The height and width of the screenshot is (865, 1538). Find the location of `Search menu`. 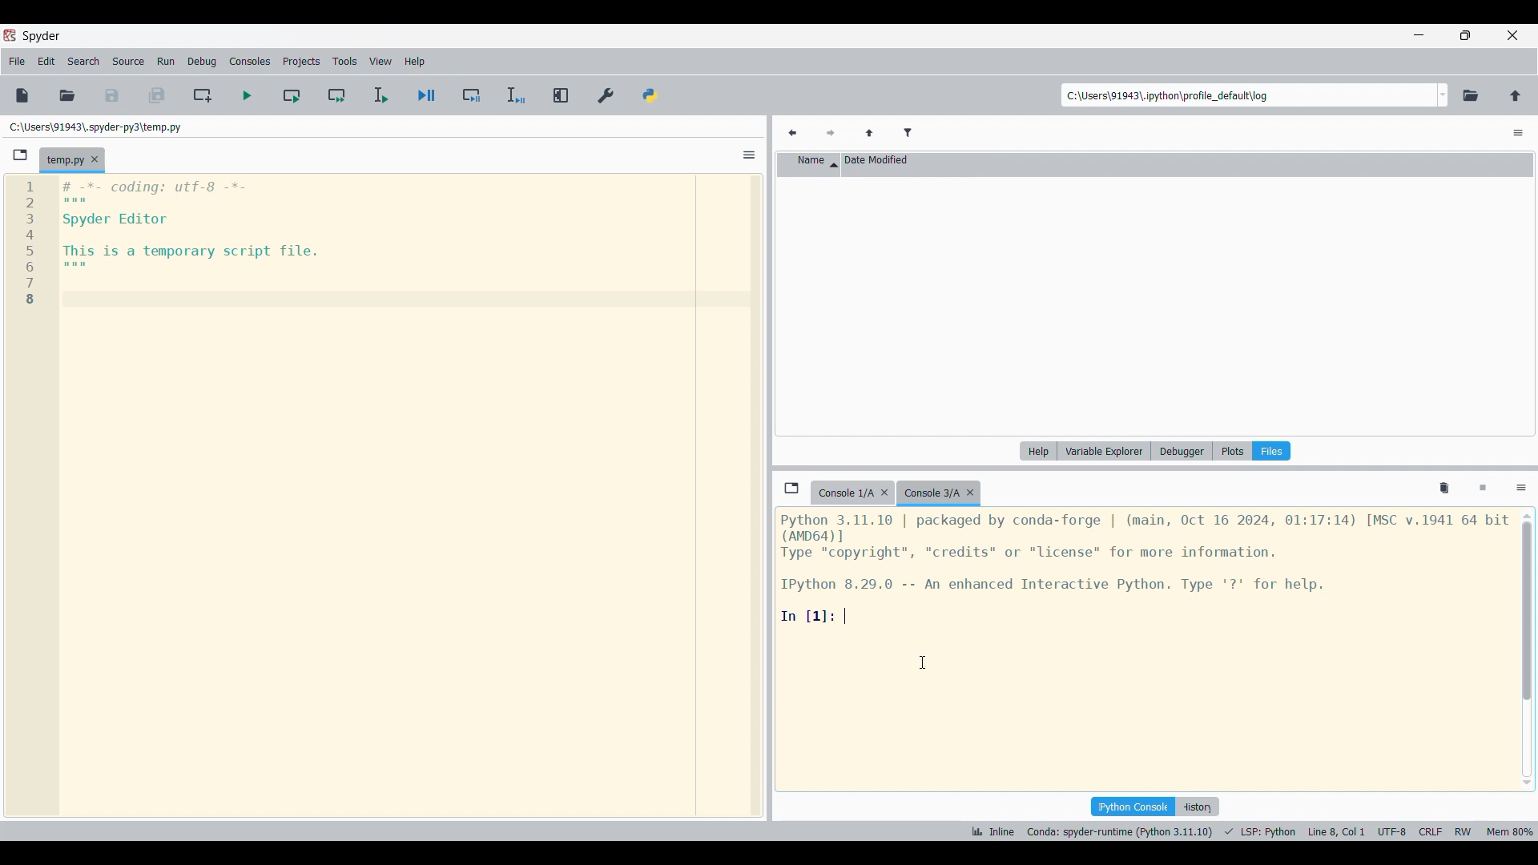

Search menu is located at coordinates (84, 62).